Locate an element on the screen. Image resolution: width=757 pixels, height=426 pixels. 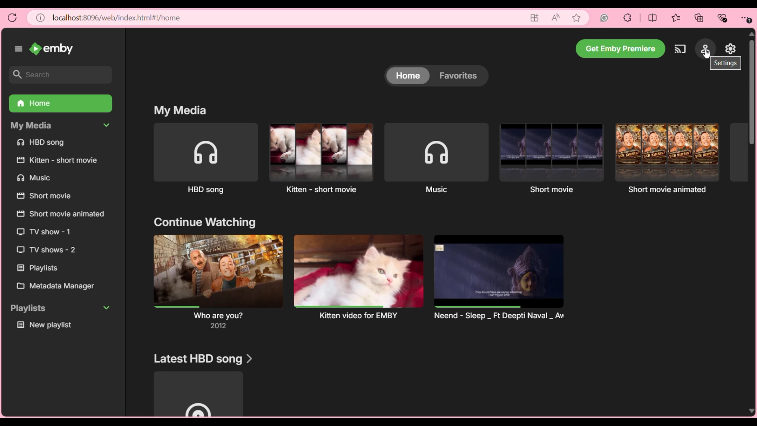
Search box is located at coordinates (61, 75).